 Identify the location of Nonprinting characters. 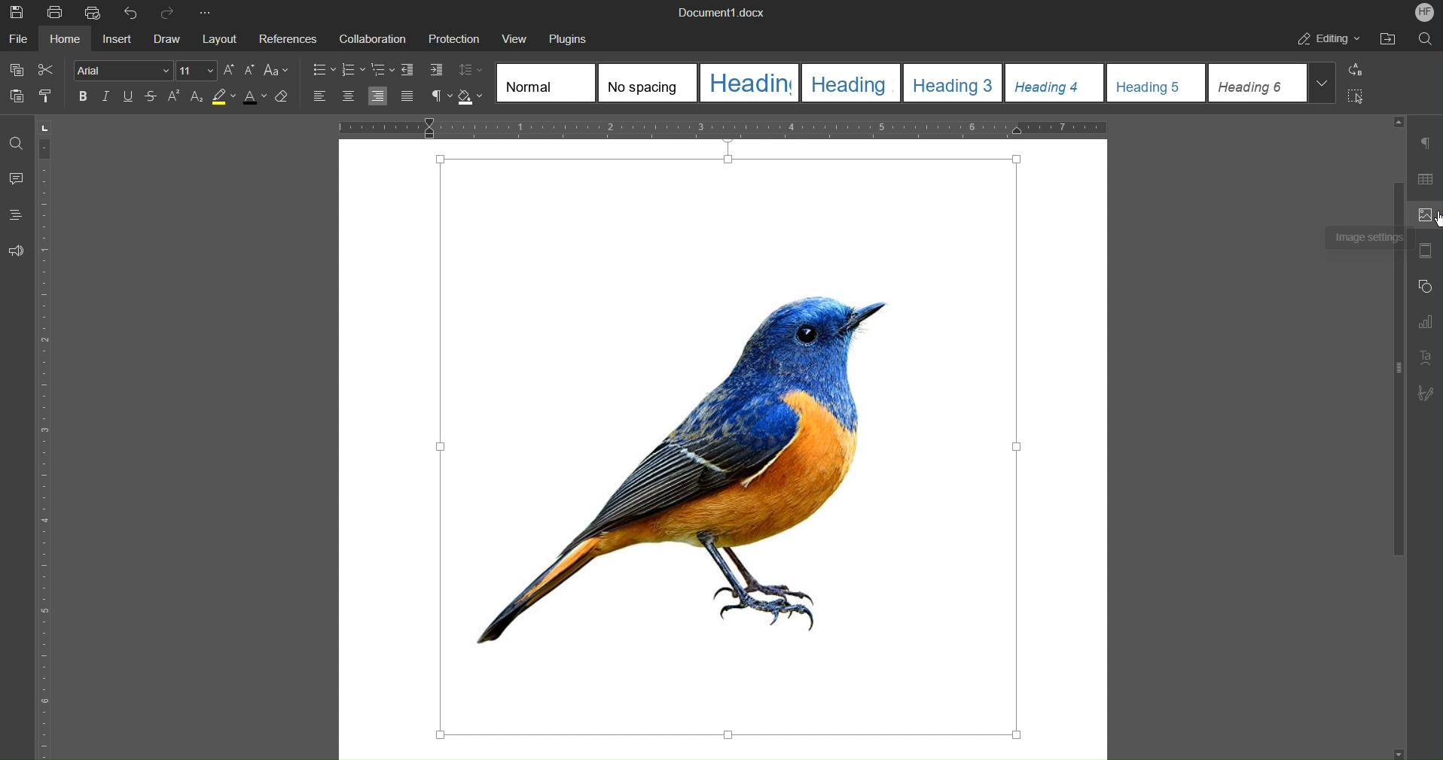
(441, 96).